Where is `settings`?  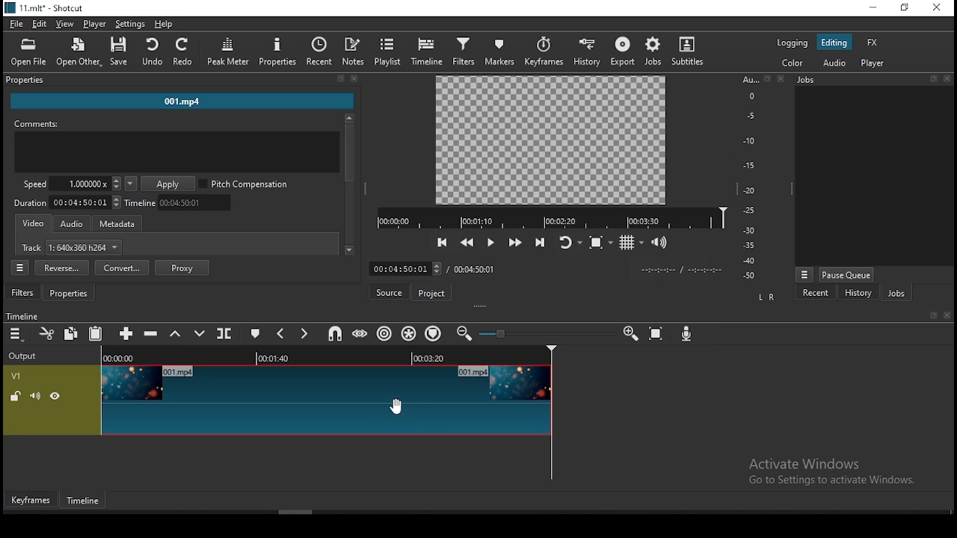 settings is located at coordinates (130, 25).